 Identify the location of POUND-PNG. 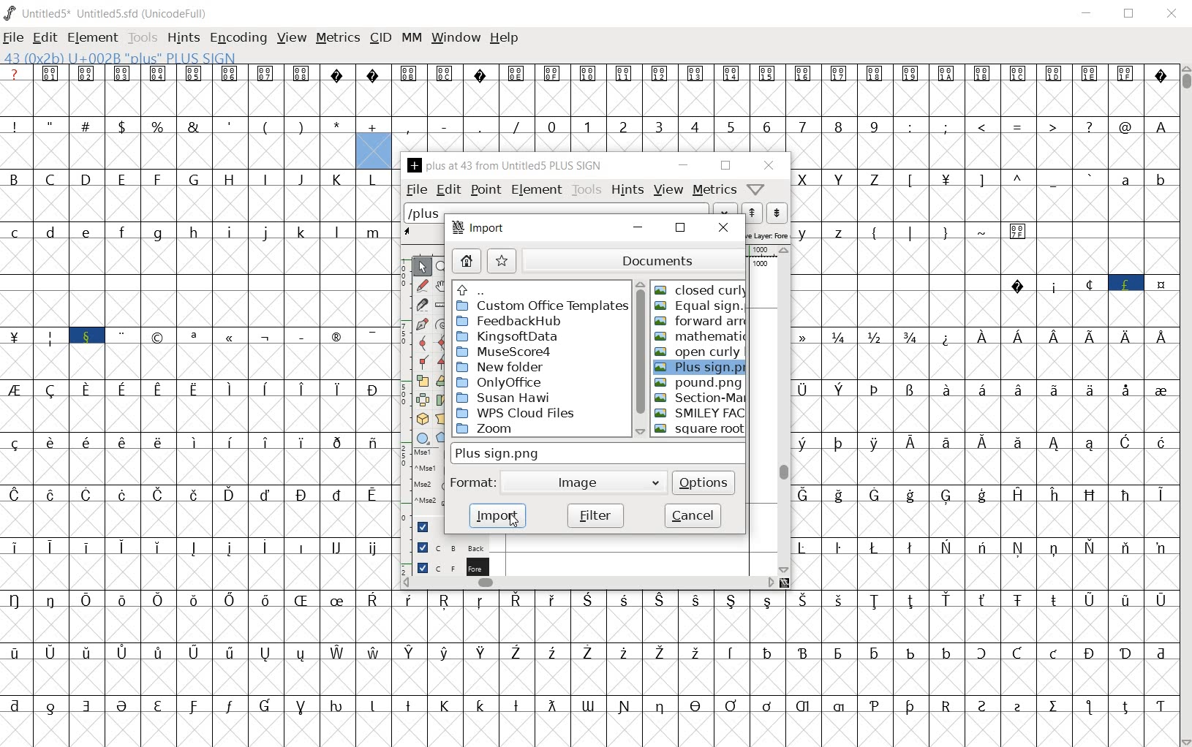
(700, 384).